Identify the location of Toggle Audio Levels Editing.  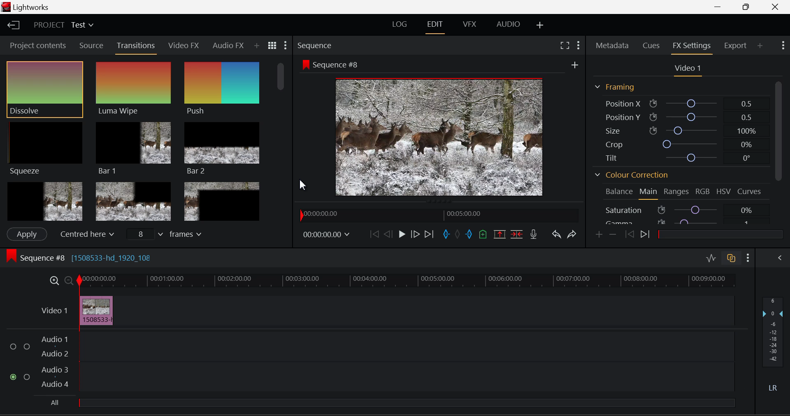
(711, 258).